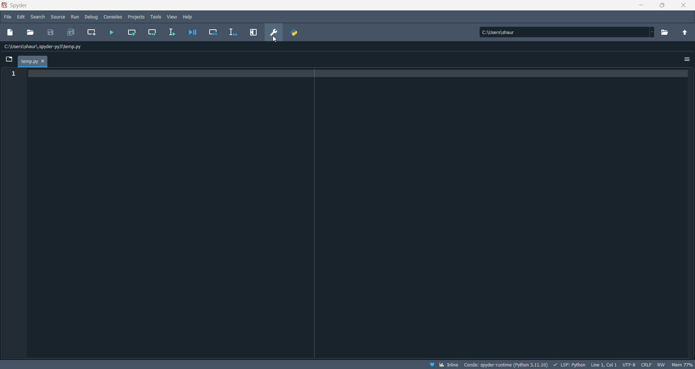  I want to click on path, so click(46, 47).